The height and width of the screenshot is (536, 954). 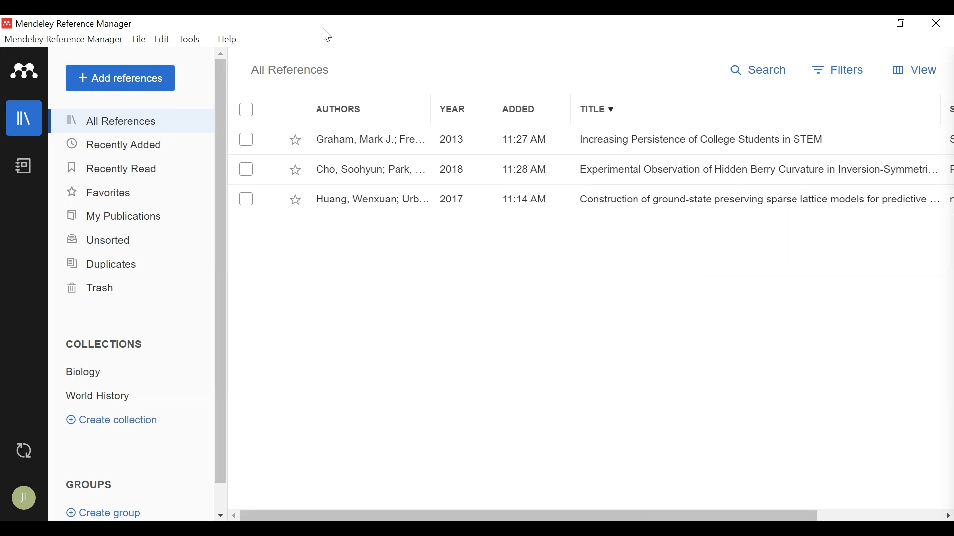 What do you see at coordinates (115, 216) in the screenshot?
I see `My Publications` at bounding box center [115, 216].